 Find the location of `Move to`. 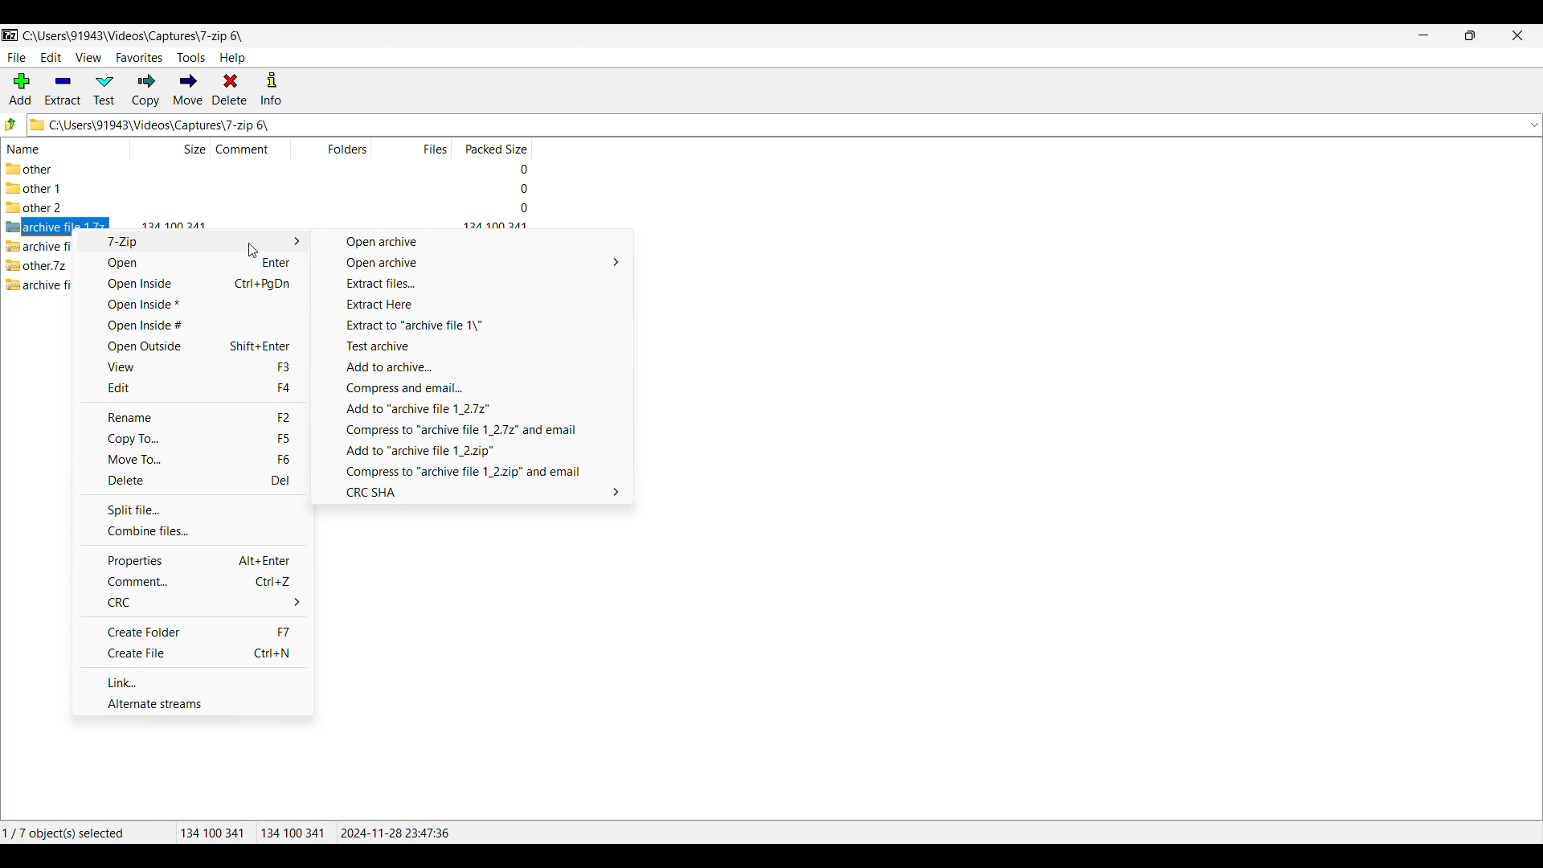

Move to is located at coordinates (190, 460).